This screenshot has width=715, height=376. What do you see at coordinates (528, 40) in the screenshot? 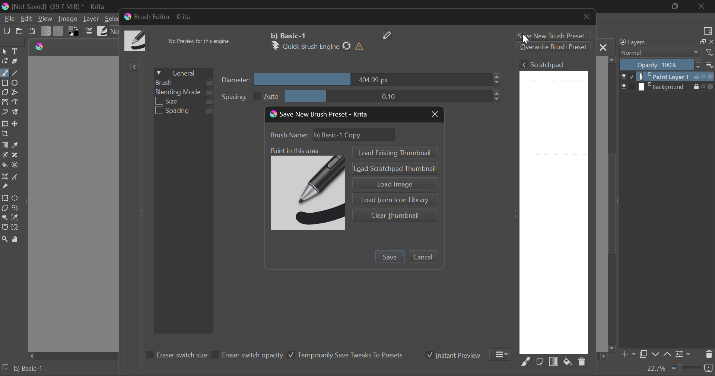
I see `cursor` at bounding box center [528, 40].